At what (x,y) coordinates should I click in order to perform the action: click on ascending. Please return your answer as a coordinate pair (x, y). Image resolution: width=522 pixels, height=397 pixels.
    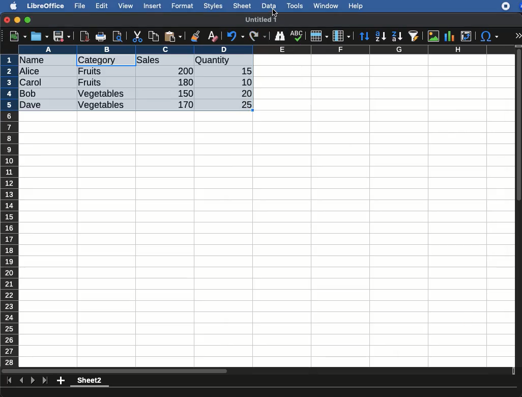
    Looking at the image, I should click on (381, 36).